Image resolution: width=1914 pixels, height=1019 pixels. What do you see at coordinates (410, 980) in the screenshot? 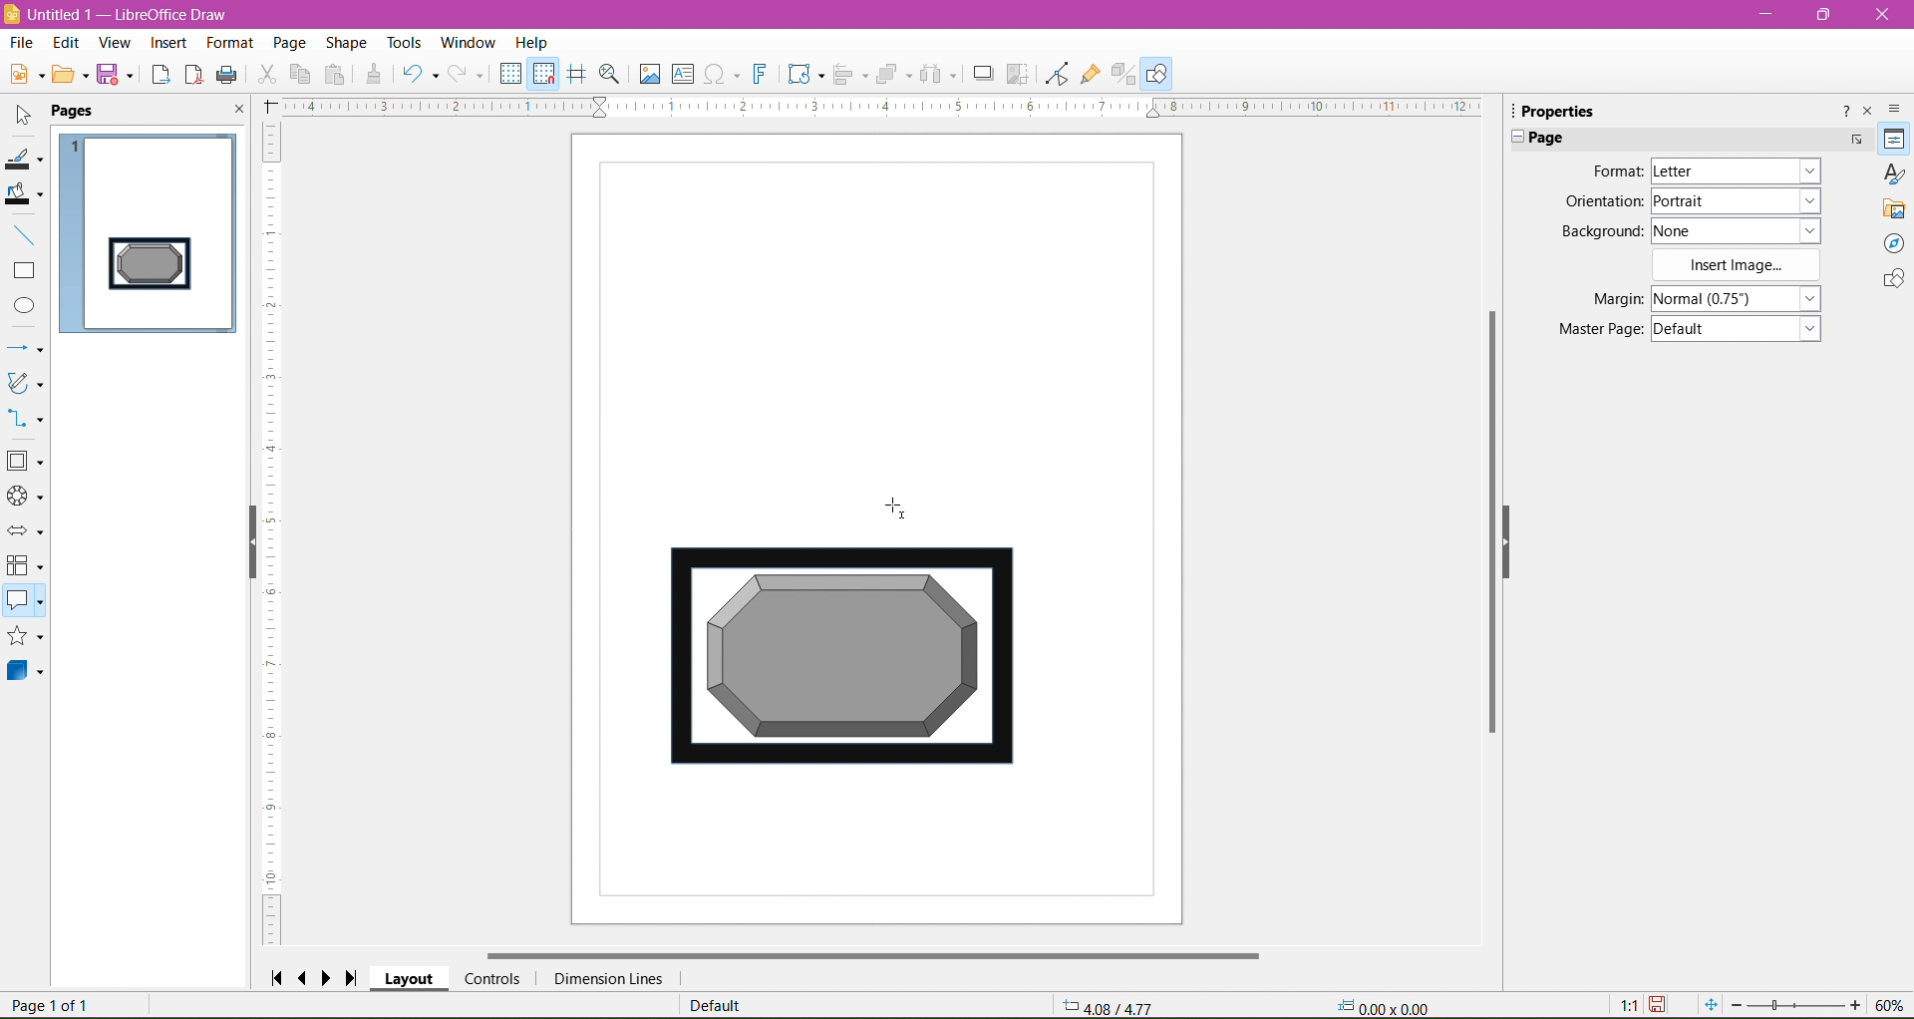
I see `Layout` at bounding box center [410, 980].